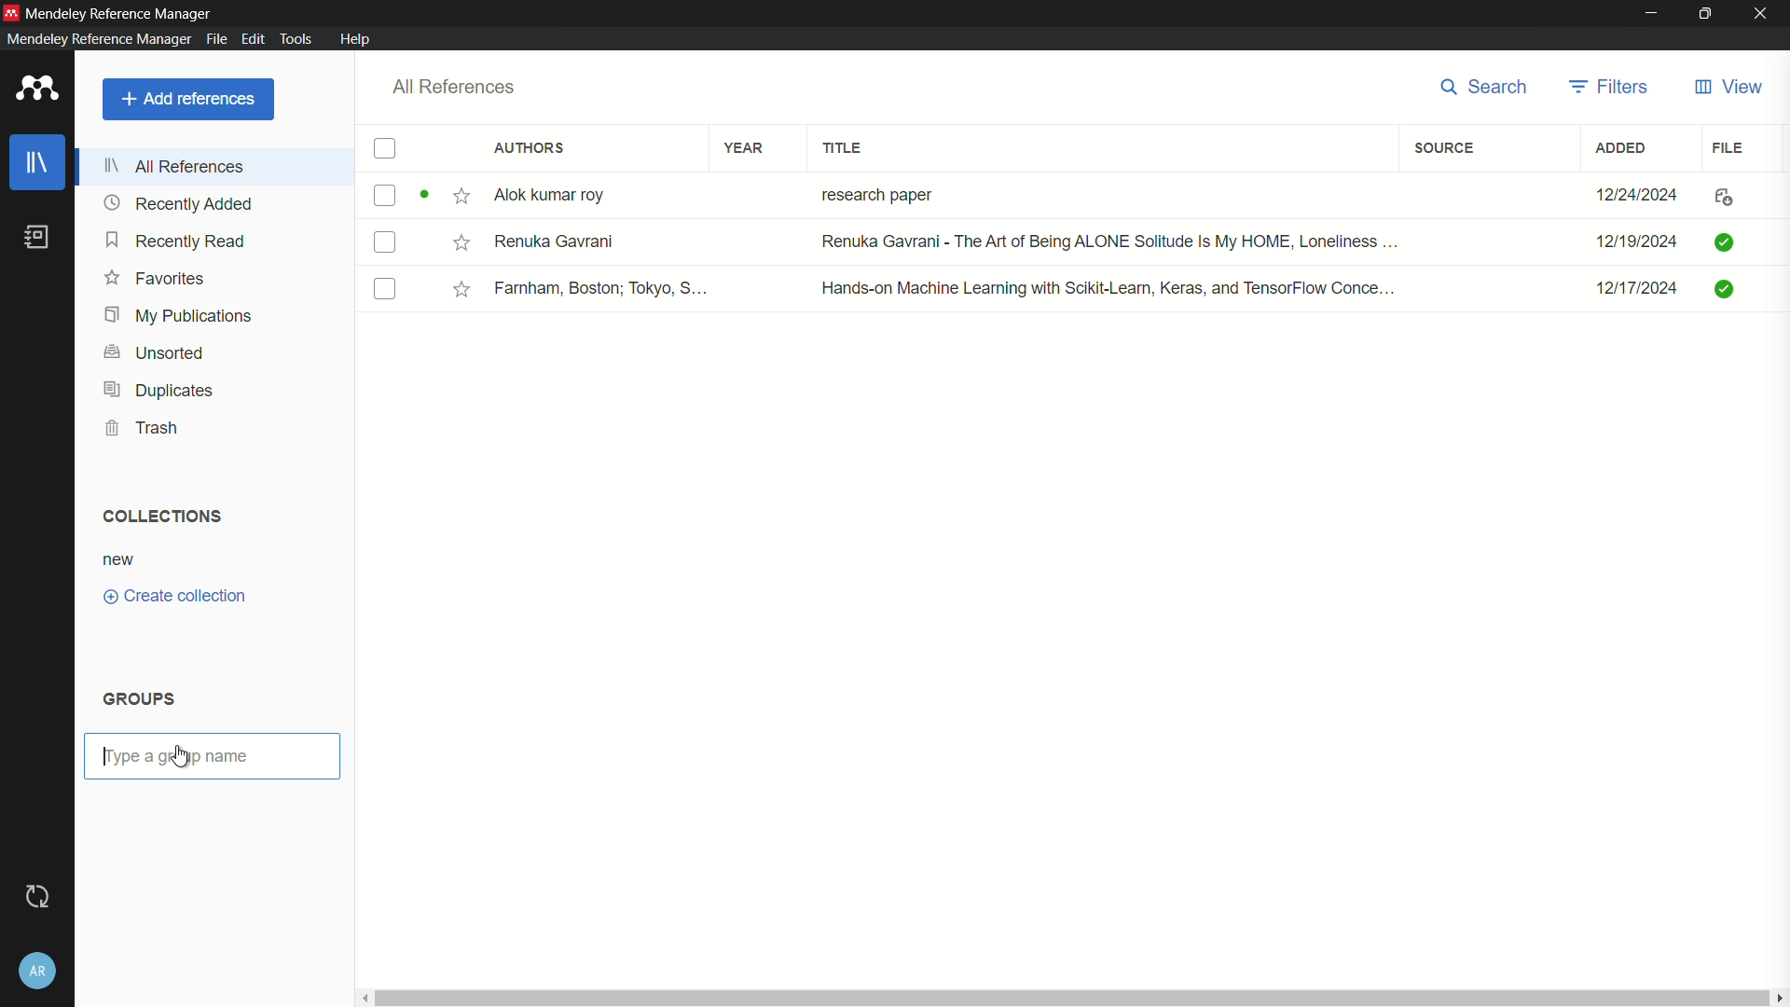 Image resolution: width=1790 pixels, height=1007 pixels. I want to click on book, so click(37, 237).